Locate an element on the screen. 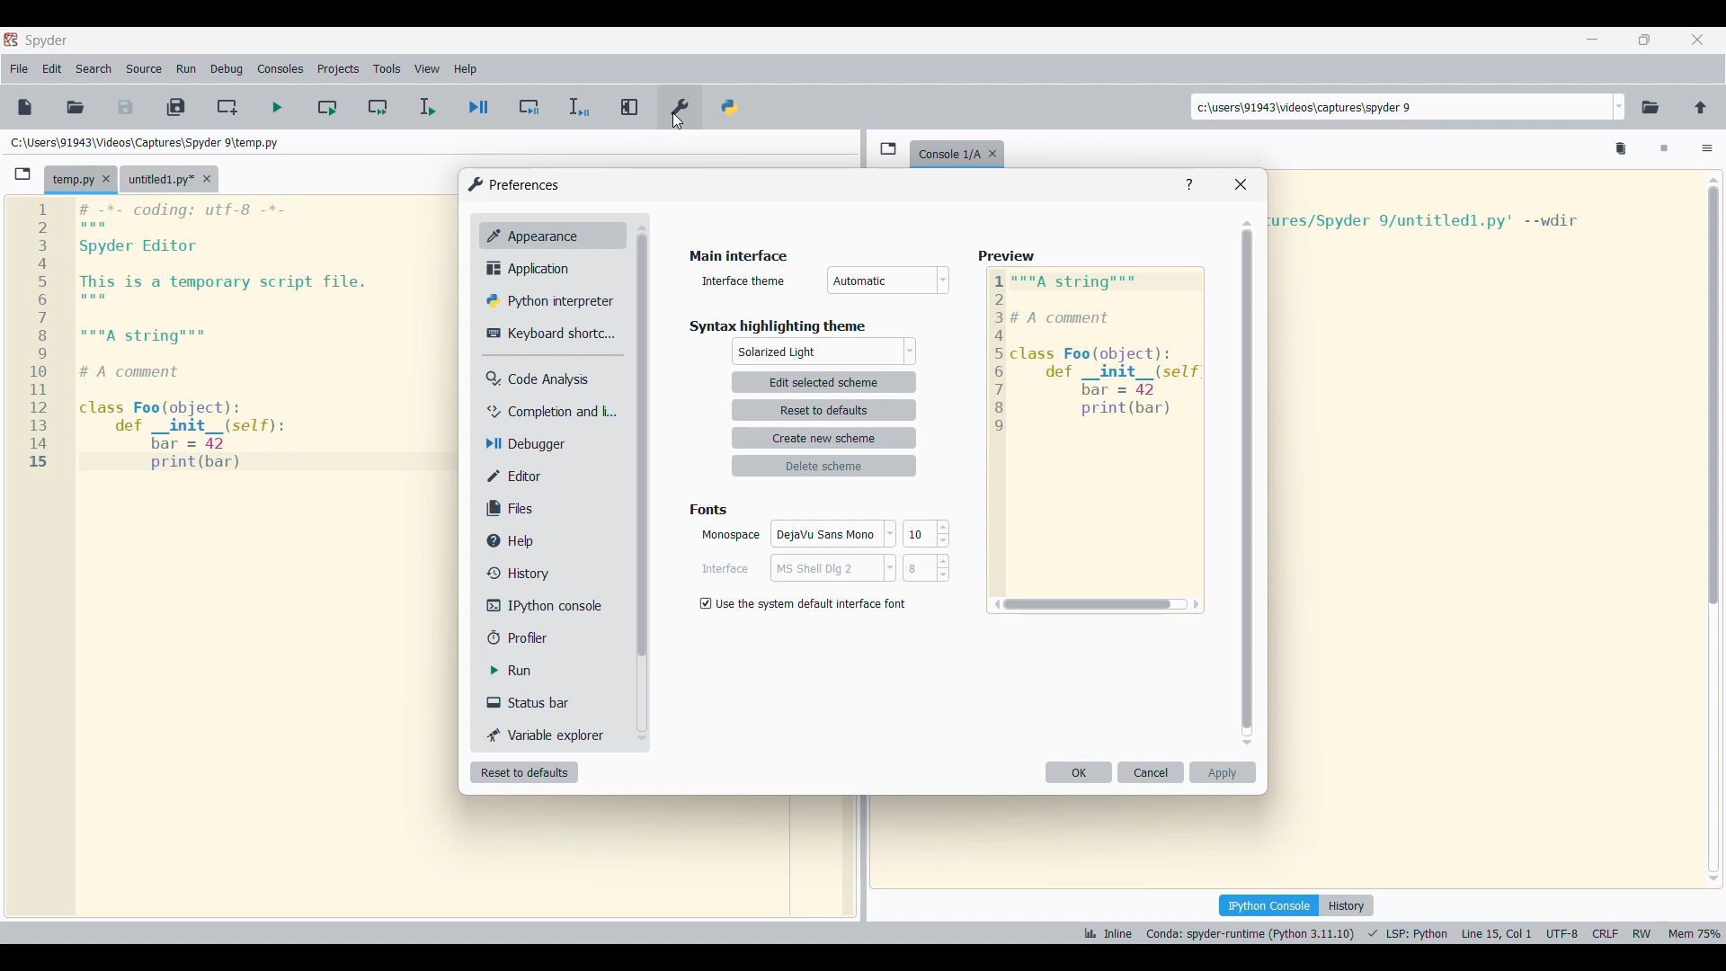  Keyboard shortcuts is located at coordinates (550, 334).